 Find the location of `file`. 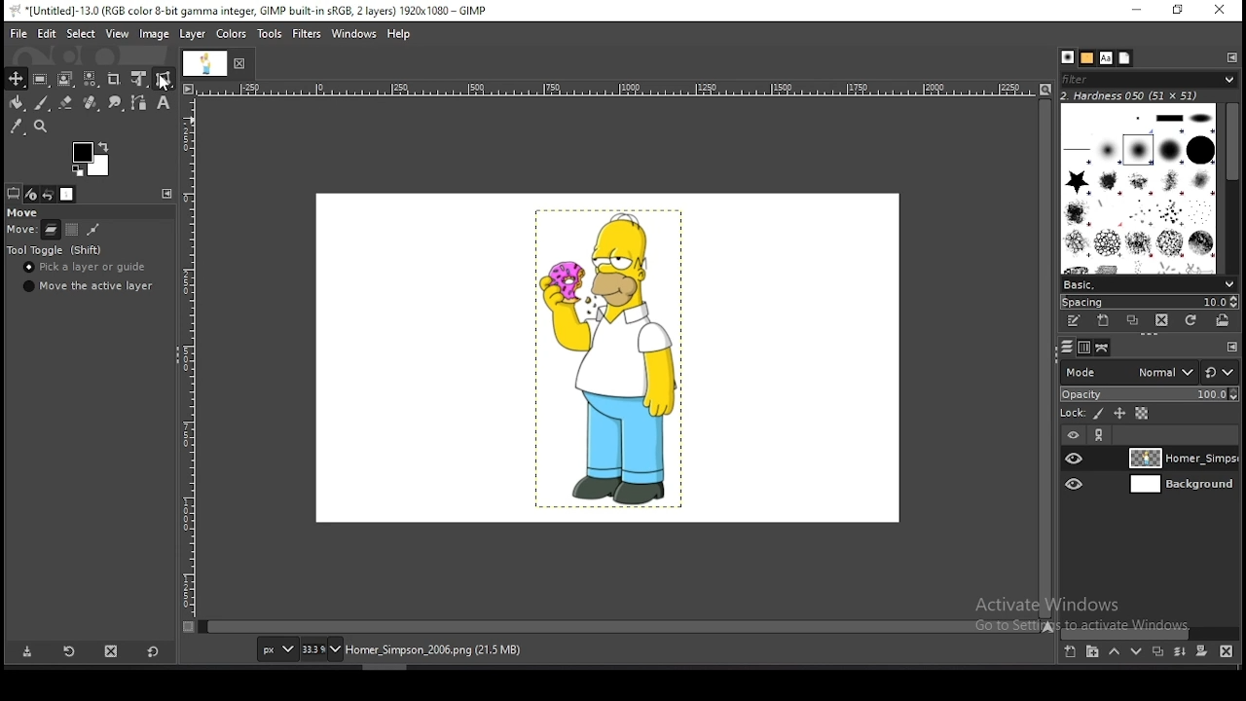

file is located at coordinates (18, 32).